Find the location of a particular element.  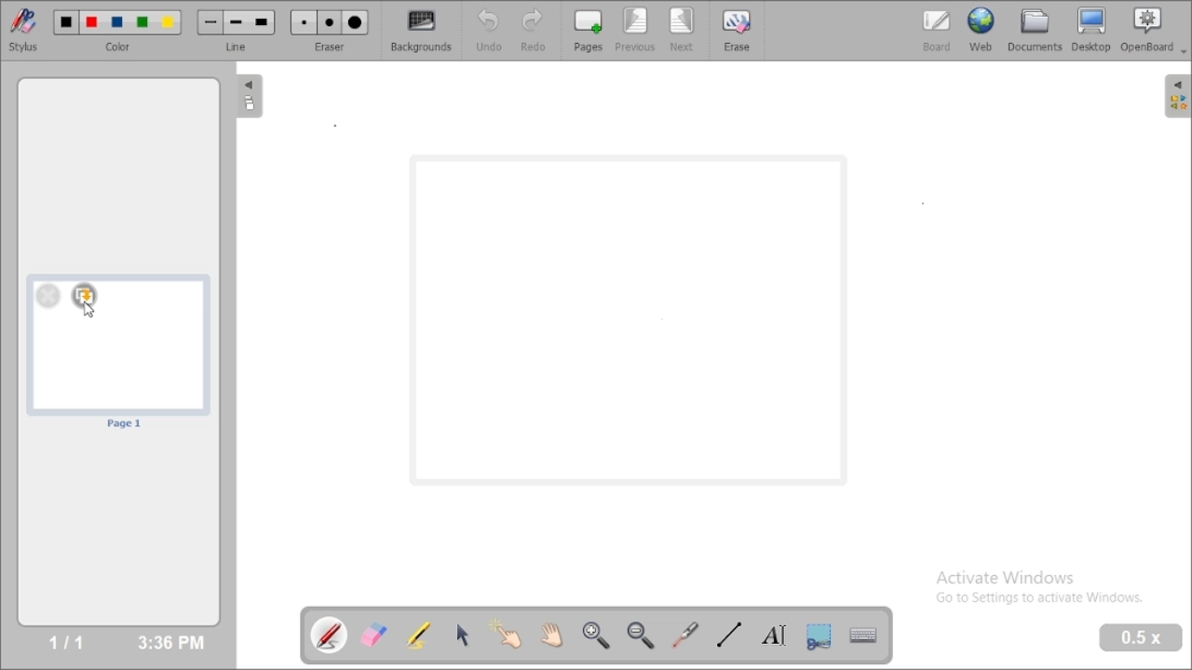

Color 5 is located at coordinates (169, 22).